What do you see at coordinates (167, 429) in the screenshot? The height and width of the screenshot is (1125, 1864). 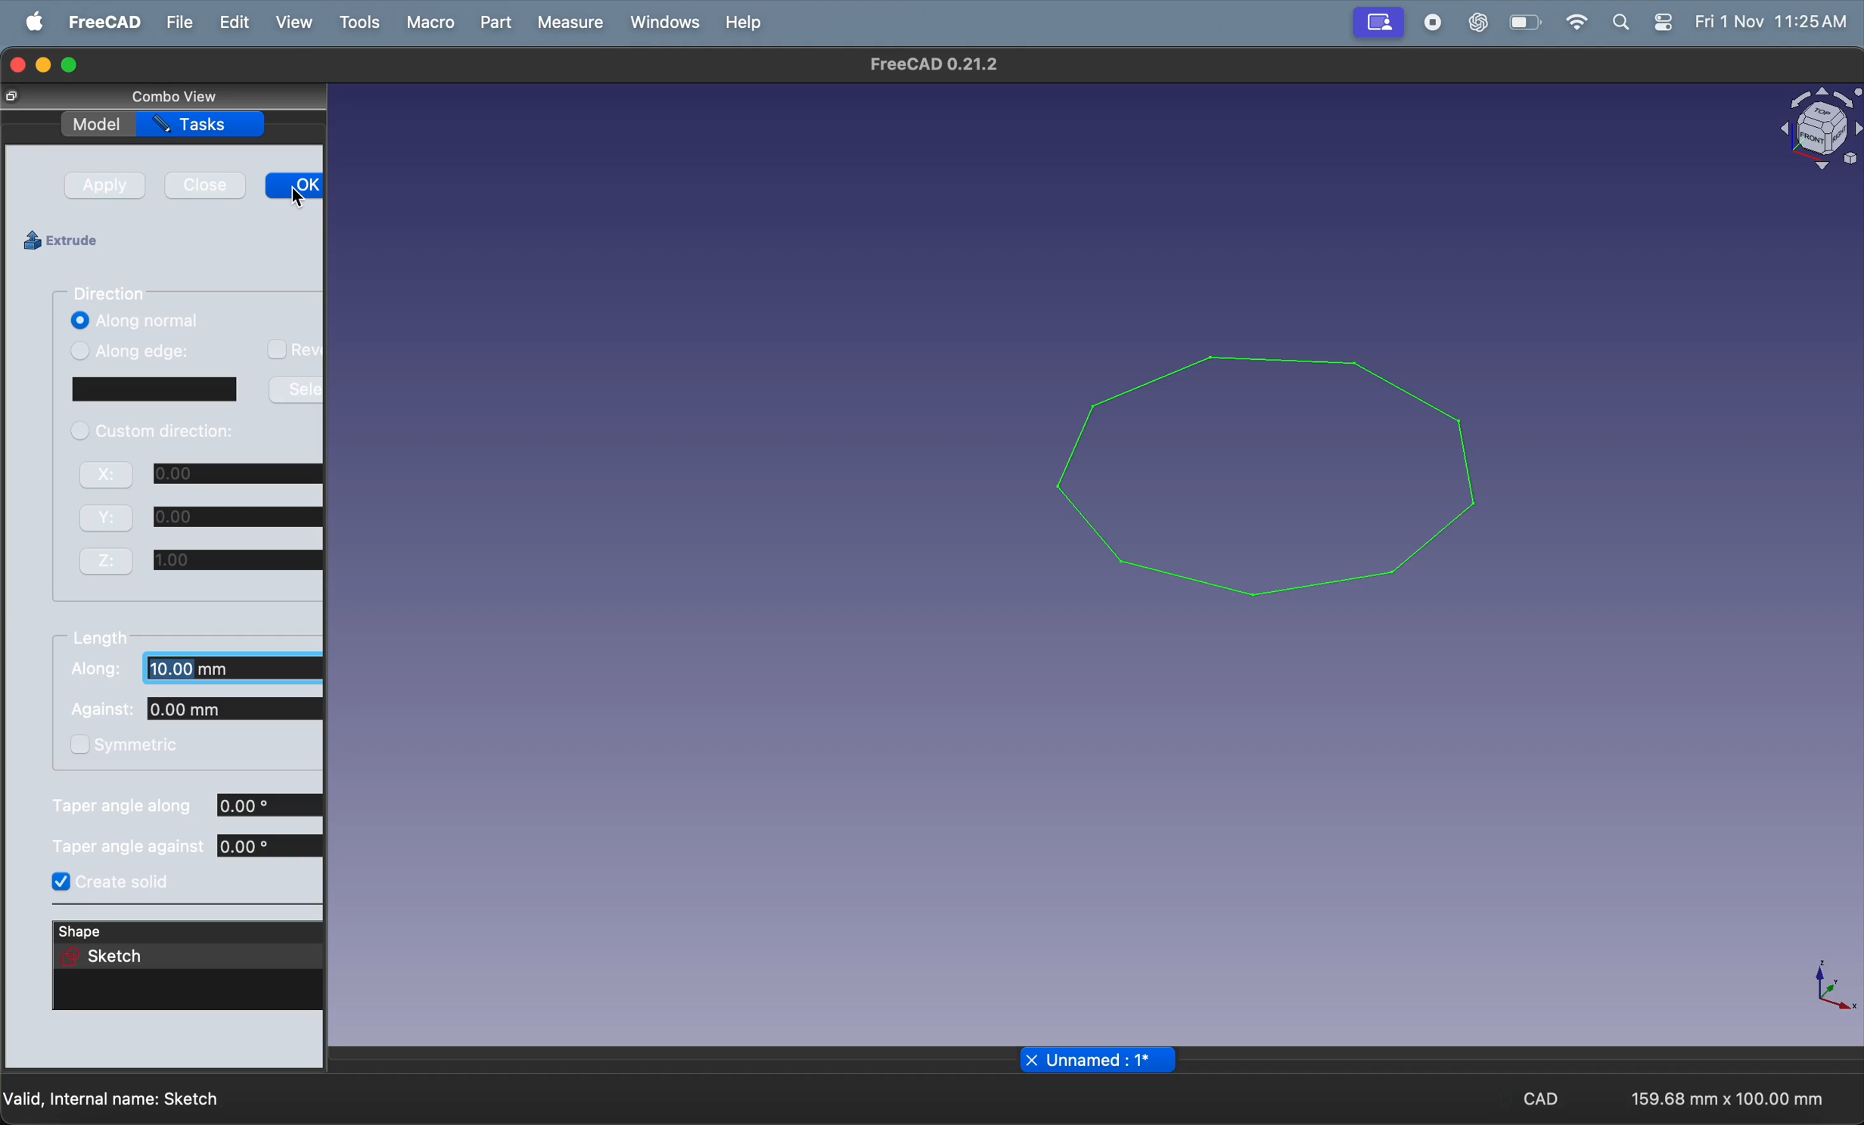 I see `custom direction` at bounding box center [167, 429].